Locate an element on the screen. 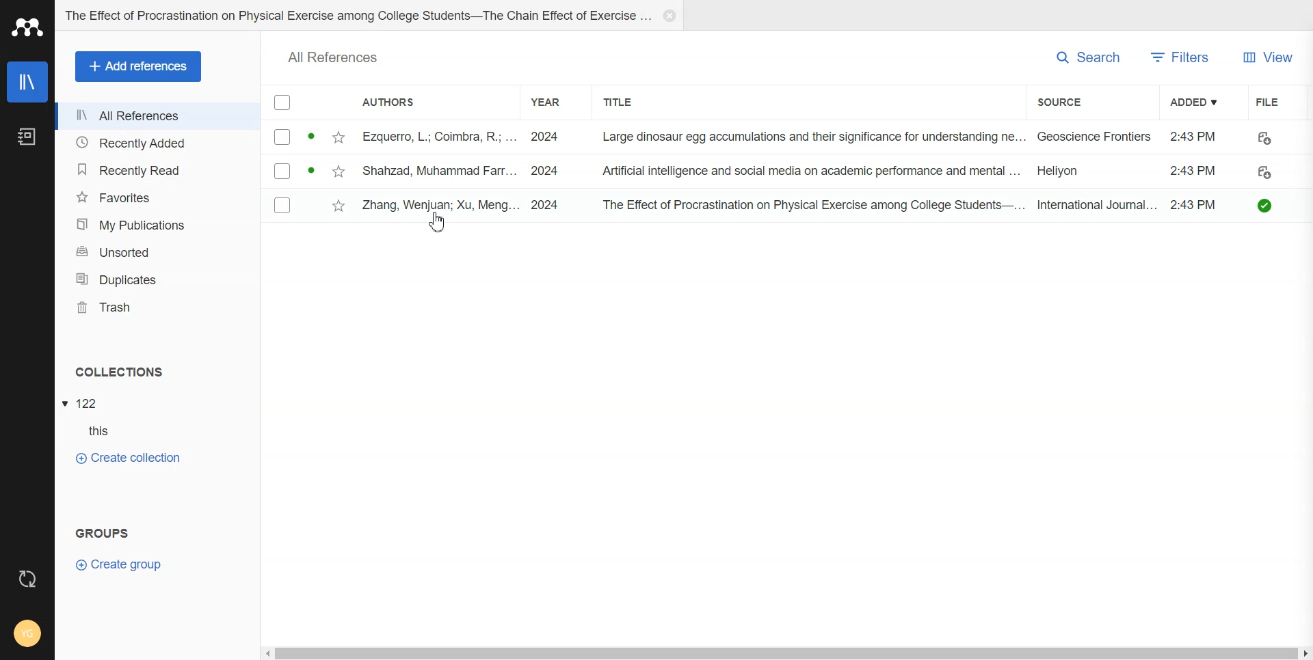 The image size is (1313, 660). File is located at coordinates (1274, 101).